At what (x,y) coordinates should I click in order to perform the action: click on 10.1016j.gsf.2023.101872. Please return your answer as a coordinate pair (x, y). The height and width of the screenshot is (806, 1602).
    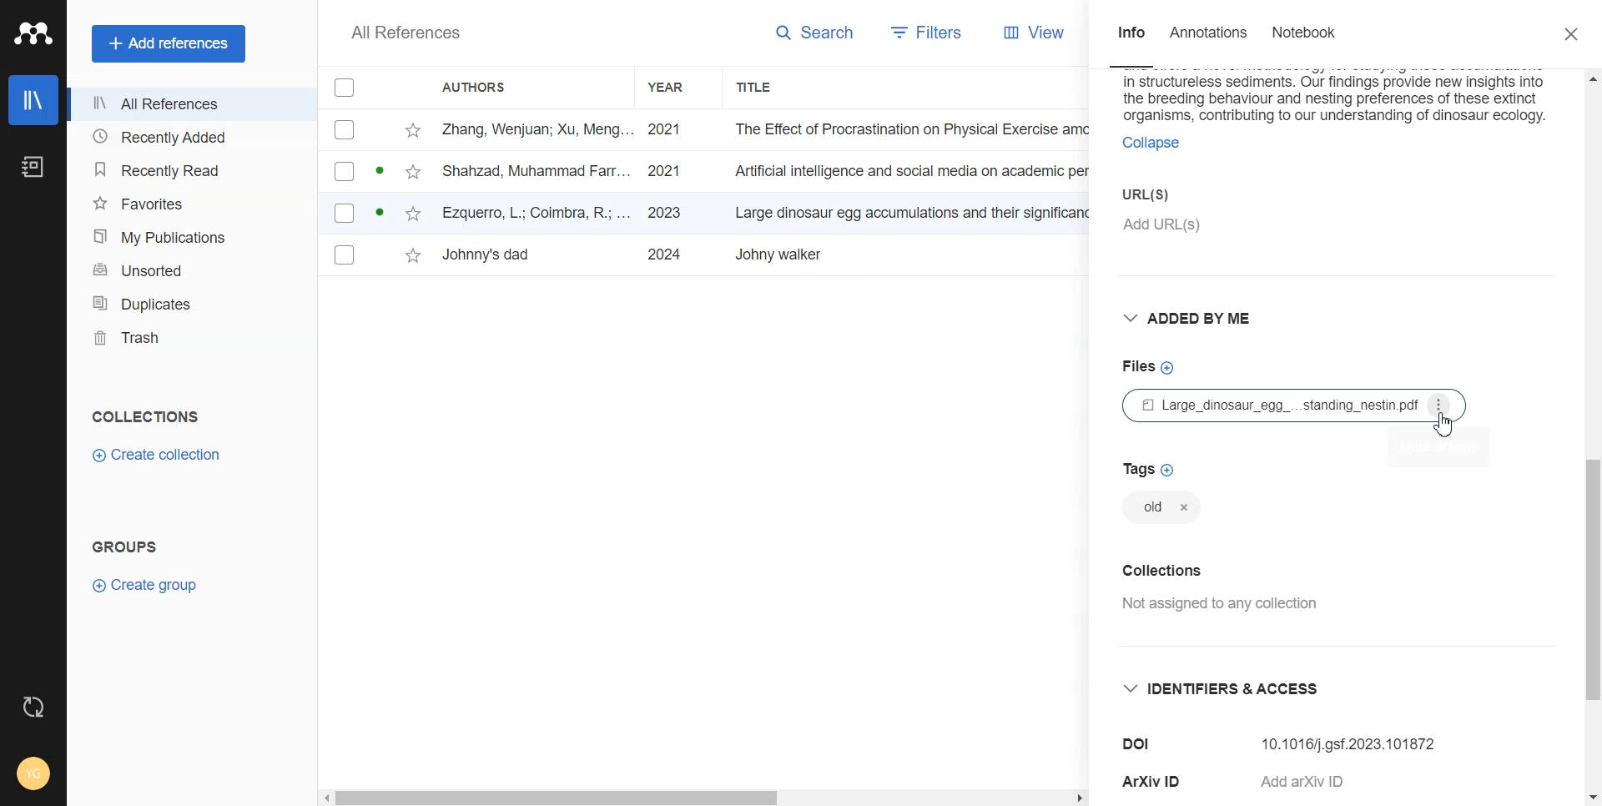
    Looking at the image, I should click on (1350, 738).